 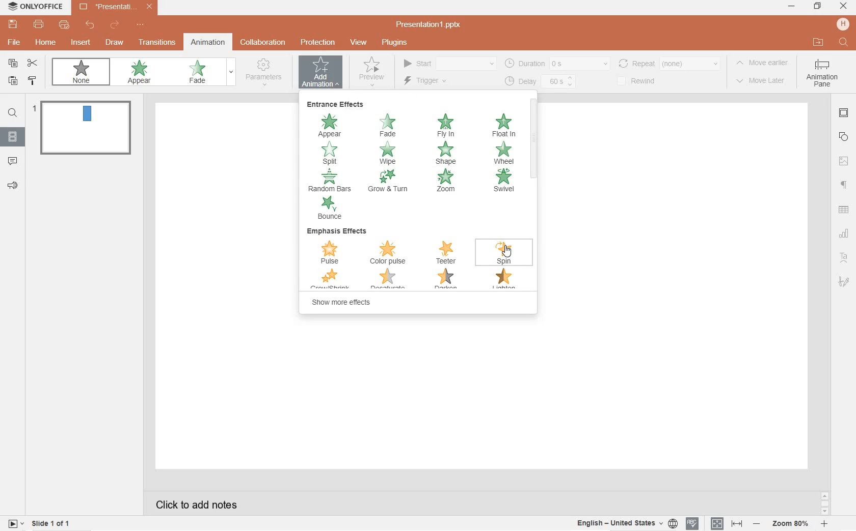 I want to click on bounce, so click(x=330, y=209).